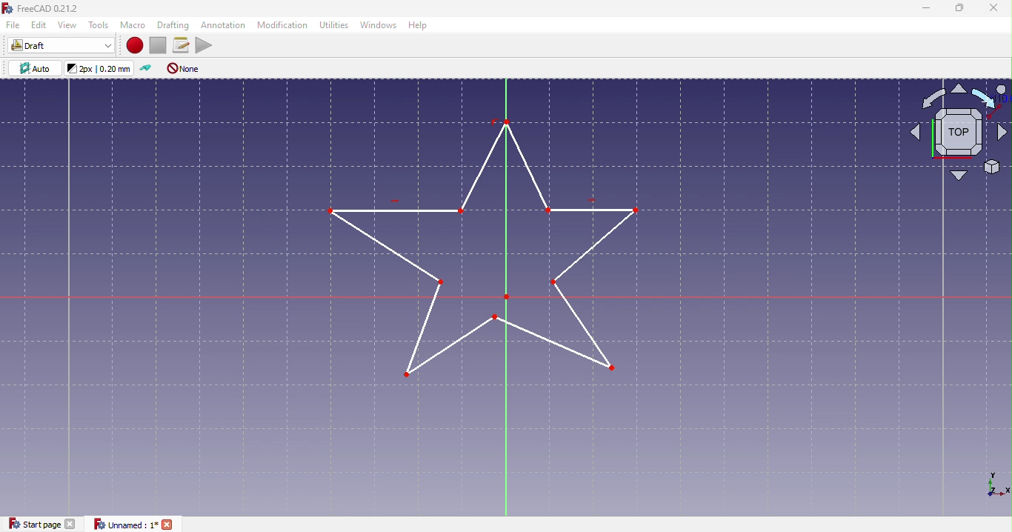  I want to click on Current working plane, so click(36, 69).